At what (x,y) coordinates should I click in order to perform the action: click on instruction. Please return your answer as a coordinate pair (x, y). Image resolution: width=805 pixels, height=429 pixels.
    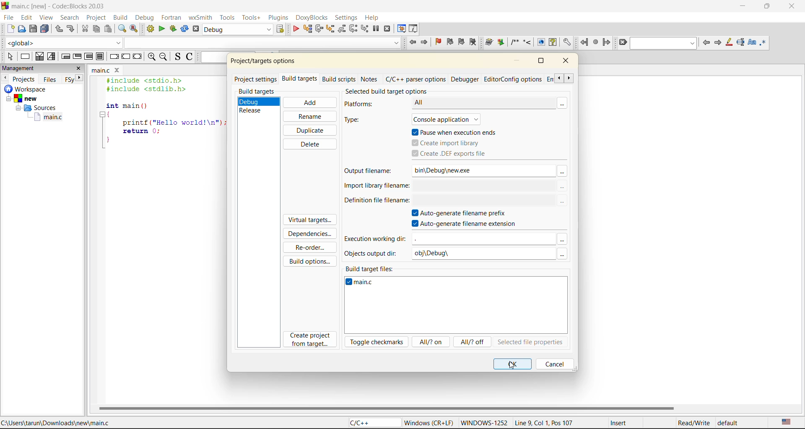
    Looking at the image, I should click on (26, 56).